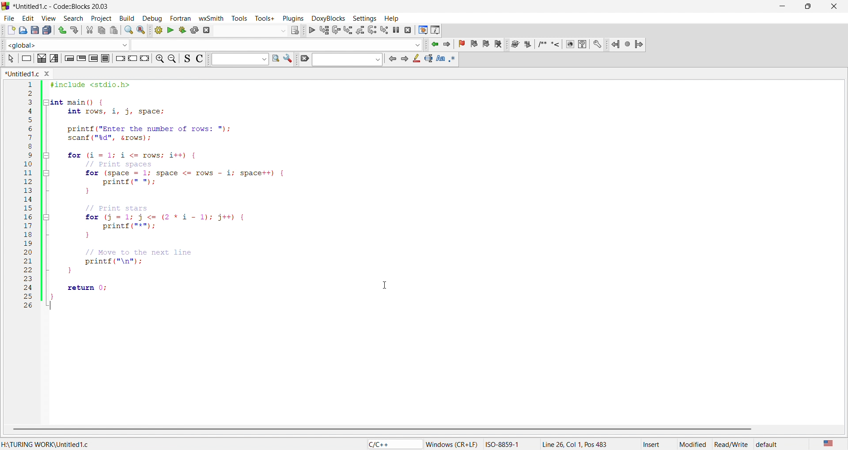 This screenshot has width=848, height=450. Describe the element at coordinates (125, 18) in the screenshot. I see `build` at that location.